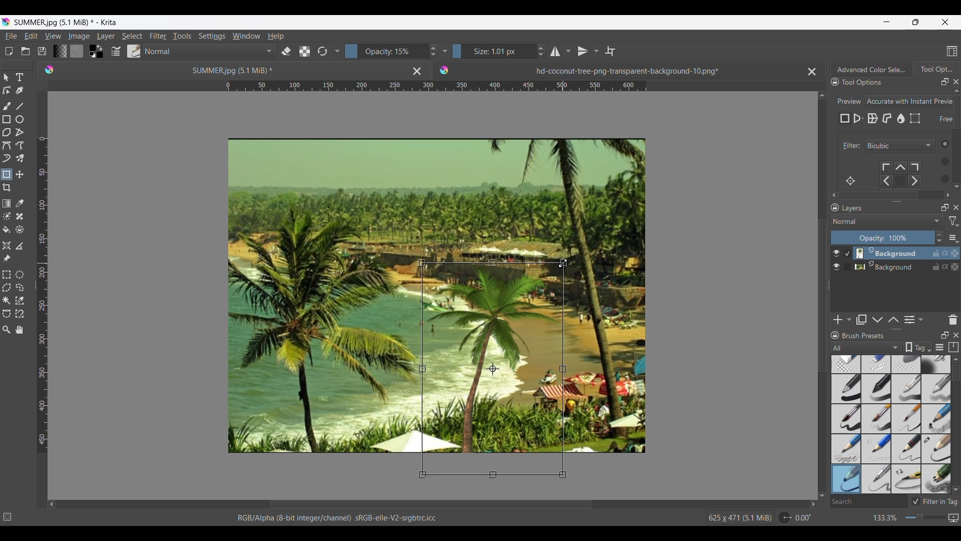  I want to click on Select shapes, so click(7, 77).